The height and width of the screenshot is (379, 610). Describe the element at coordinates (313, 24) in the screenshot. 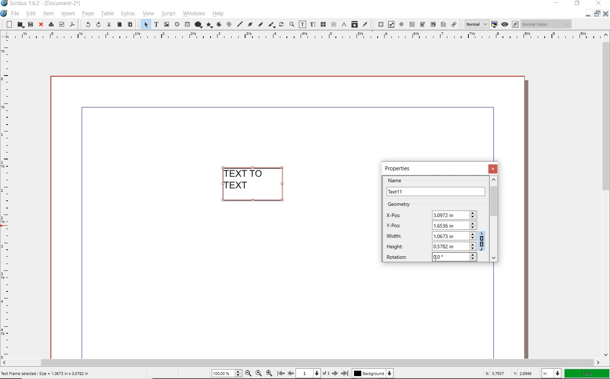

I see `edit text with story editor` at that location.